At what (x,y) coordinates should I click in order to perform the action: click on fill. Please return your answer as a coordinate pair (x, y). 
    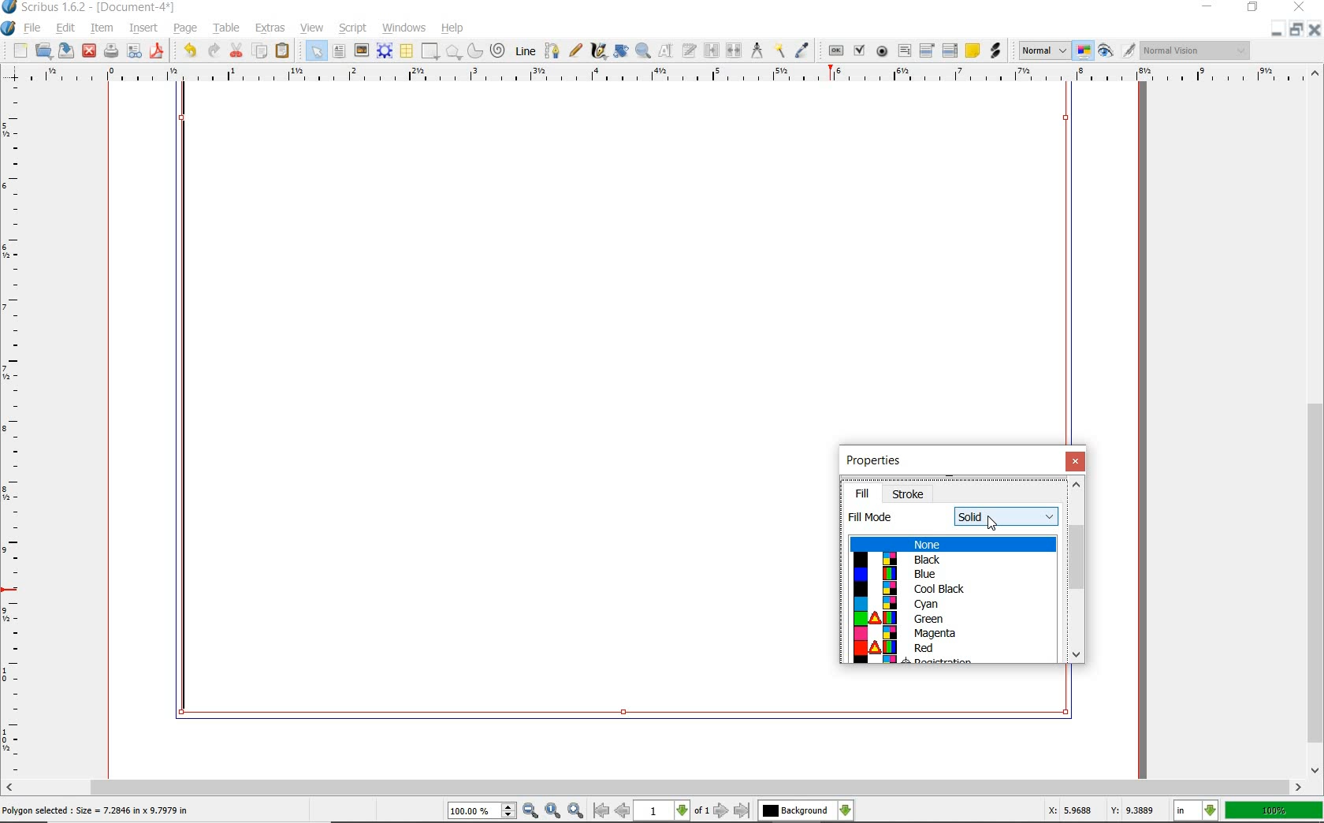
    Looking at the image, I should click on (861, 493).